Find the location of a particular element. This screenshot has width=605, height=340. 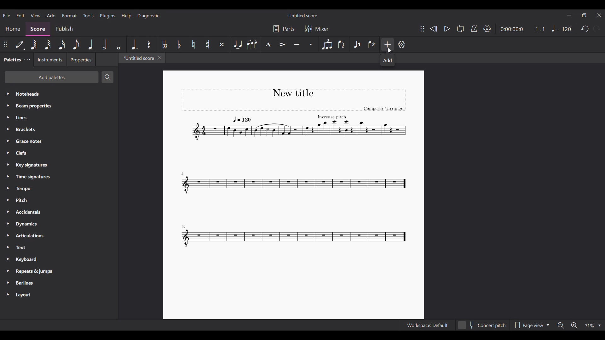

Noteheads is located at coordinates (59, 94).